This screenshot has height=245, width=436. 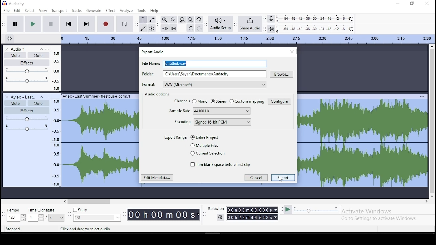 I want to click on mute, so click(x=15, y=55).